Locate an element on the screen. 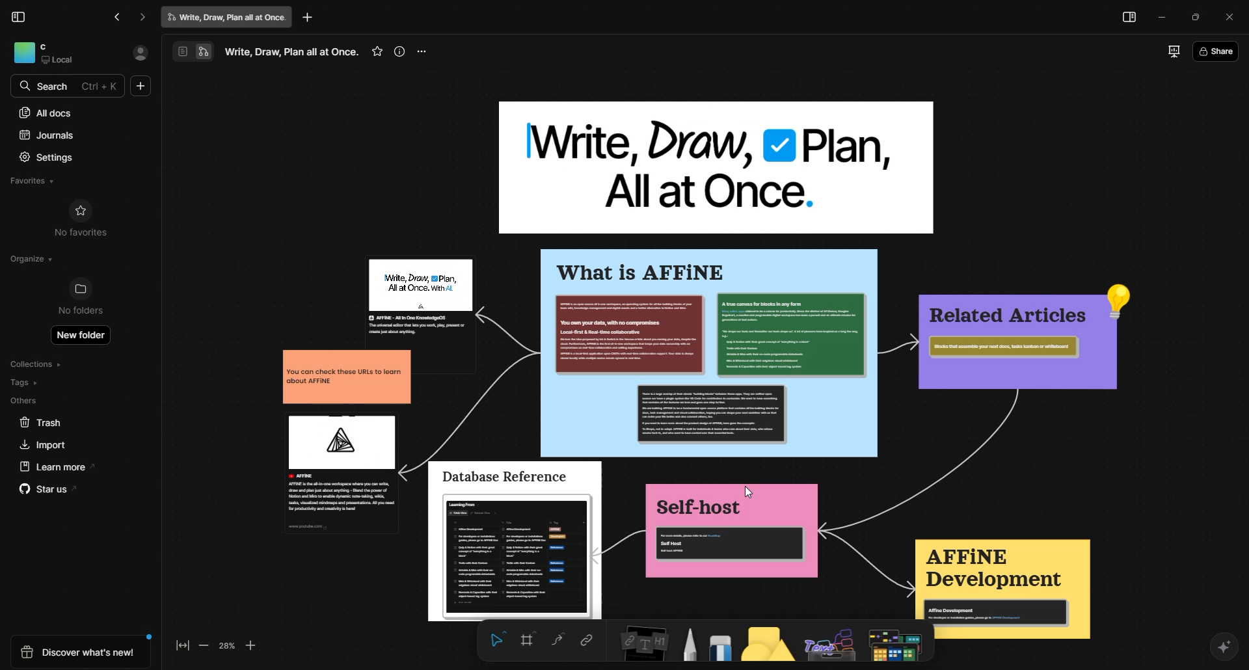 The width and height of the screenshot is (1249, 670). Mobile View is located at coordinates (896, 644).